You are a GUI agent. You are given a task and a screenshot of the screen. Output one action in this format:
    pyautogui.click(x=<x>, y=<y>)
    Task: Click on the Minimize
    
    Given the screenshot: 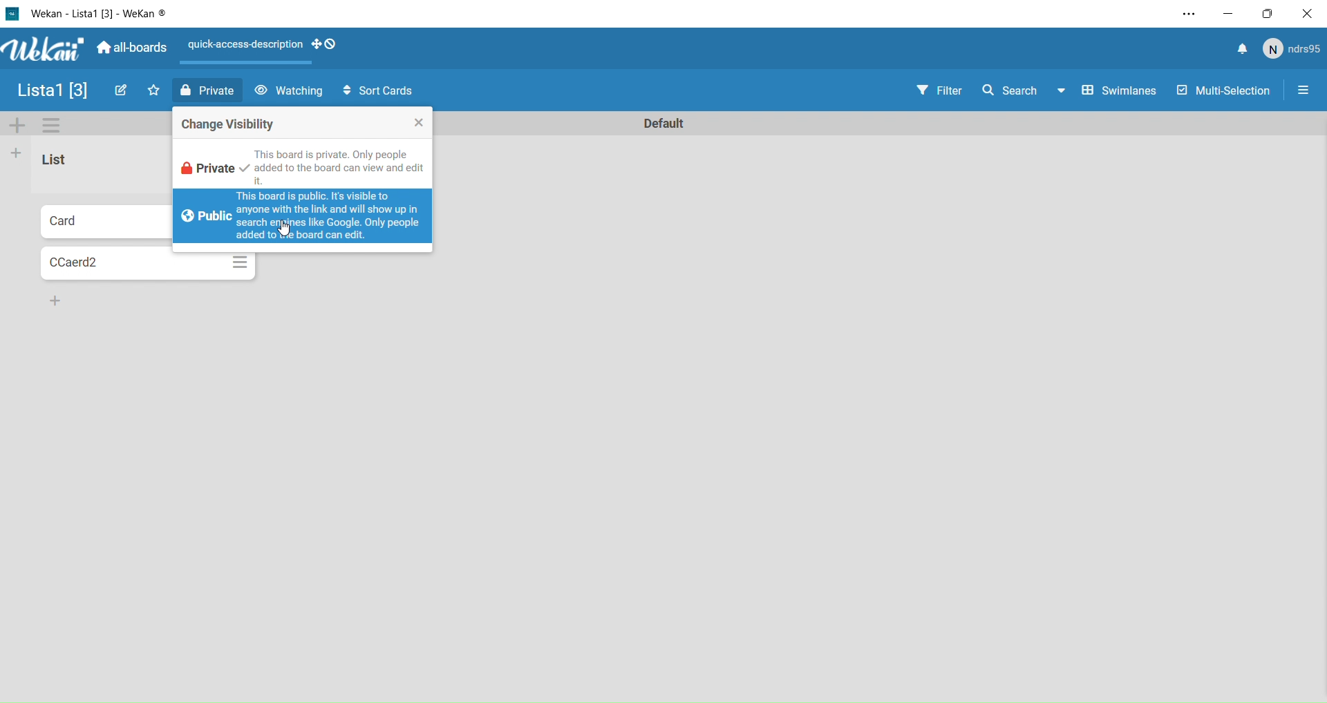 What is the action you would take?
    pyautogui.click(x=1228, y=11)
    